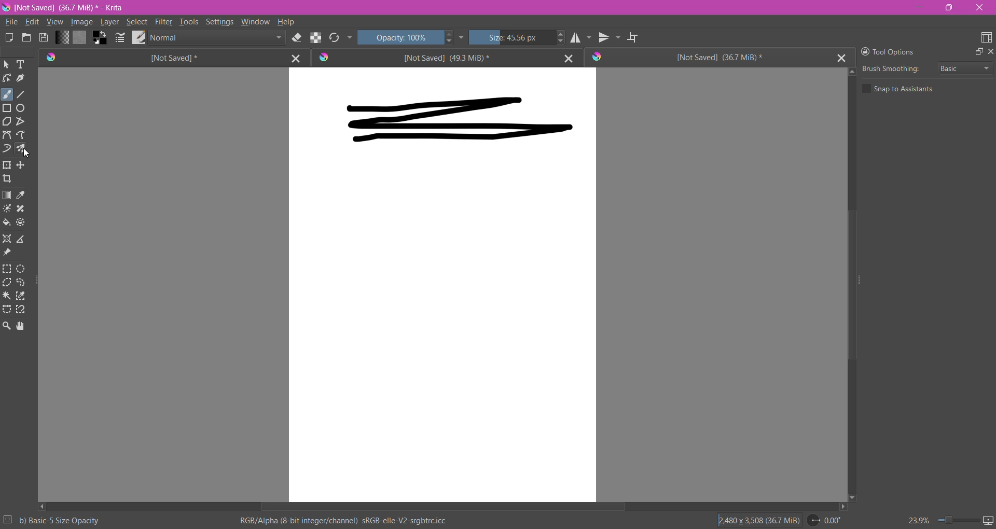 This screenshot has height=529, width=996. I want to click on Fill Gradient, so click(62, 37).